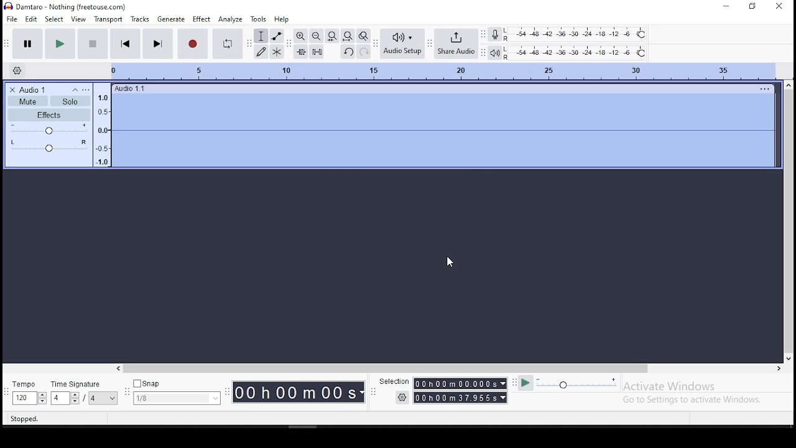 The image size is (796, 448). What do you see at coordinates (575, 385) in the screenshot?
I see `playback speed` at bounding box center [575, 385].